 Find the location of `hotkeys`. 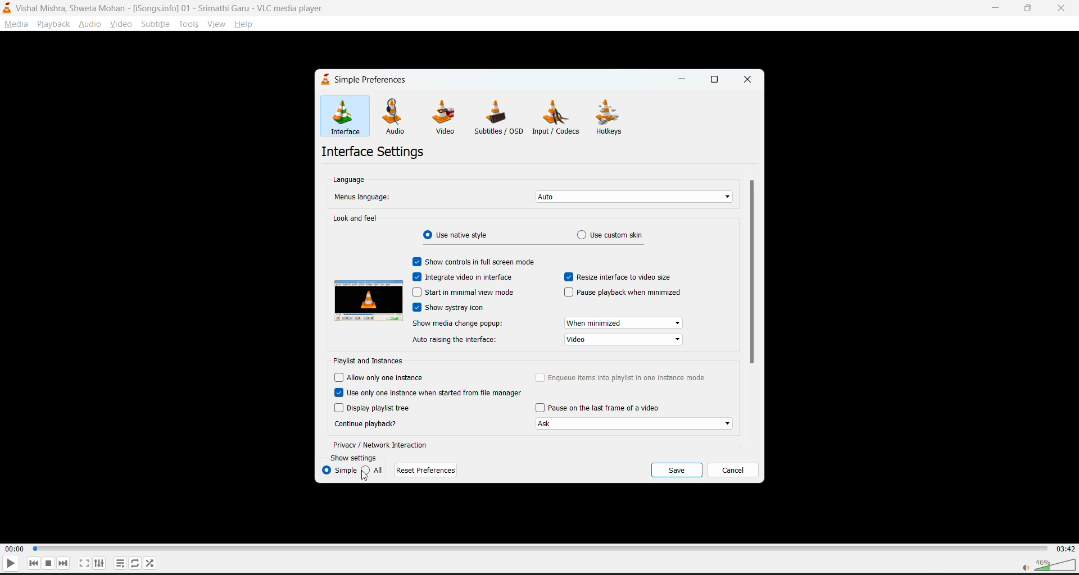

hotkeys is located at coordinates (613, 116).